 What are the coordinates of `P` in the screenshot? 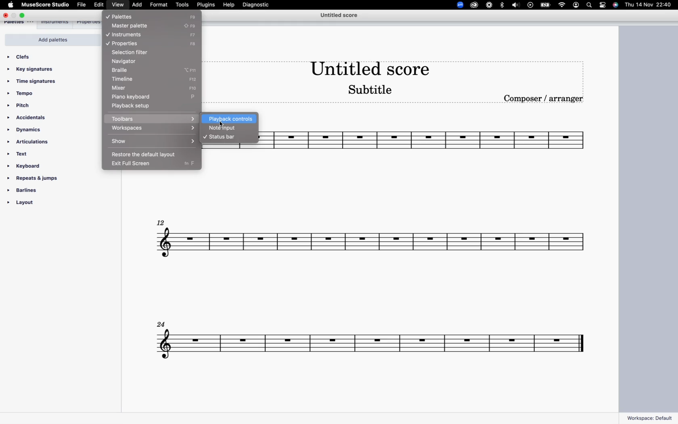 It's located at (195, 97).